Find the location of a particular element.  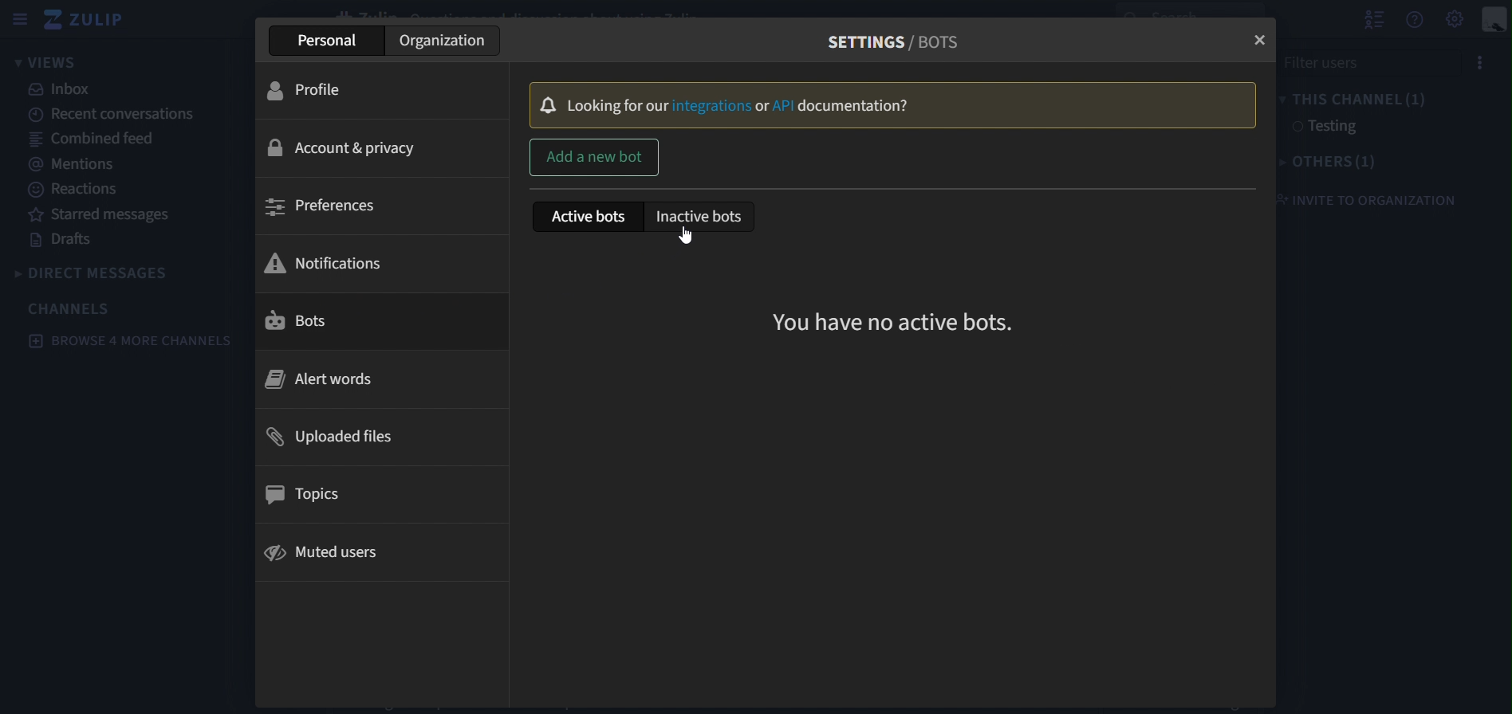

You have no active bots. is located at coordinates (898, 320).